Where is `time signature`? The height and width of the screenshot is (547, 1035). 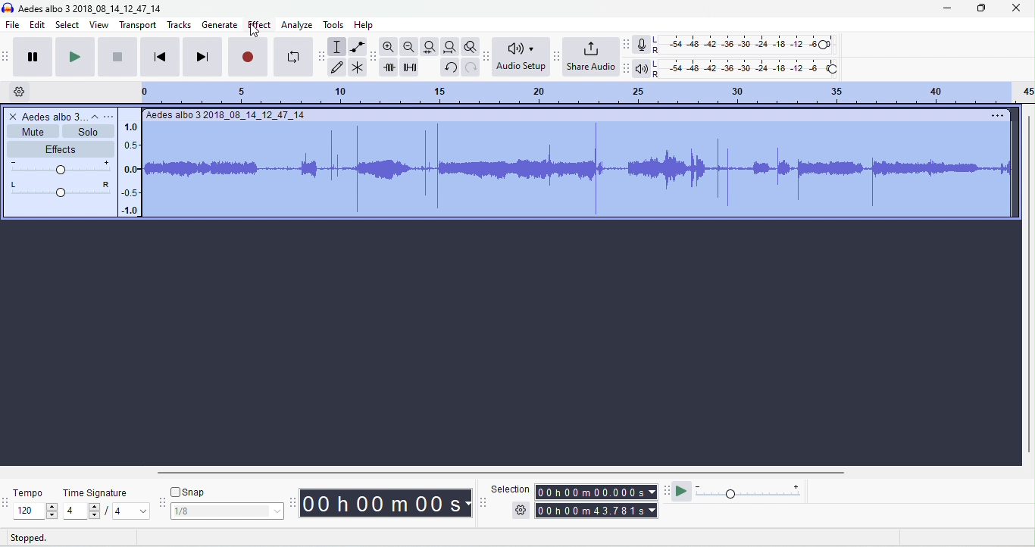 time signature is located at coordinates (96, 492).